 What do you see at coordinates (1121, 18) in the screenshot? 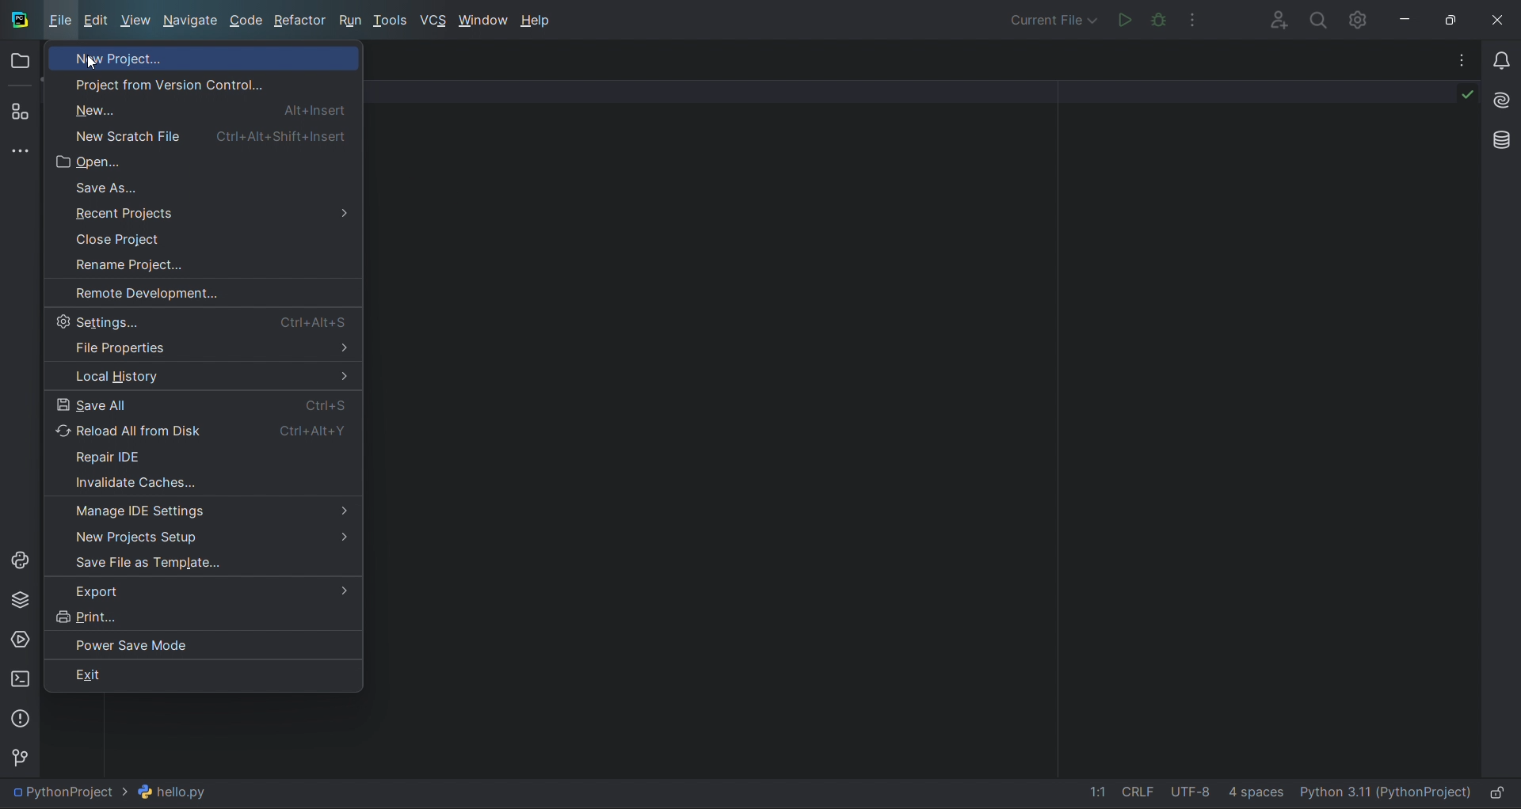
I see `run` at bounding box center [1121, 18].